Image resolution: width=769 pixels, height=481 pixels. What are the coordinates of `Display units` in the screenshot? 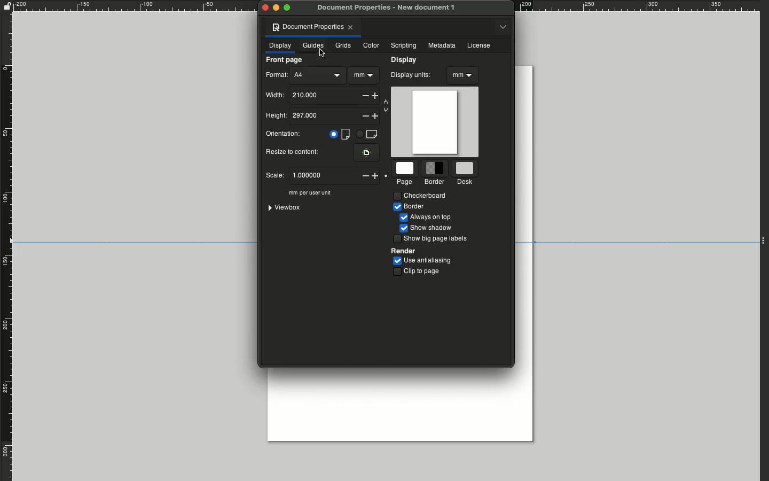 It's located at (412, 74).